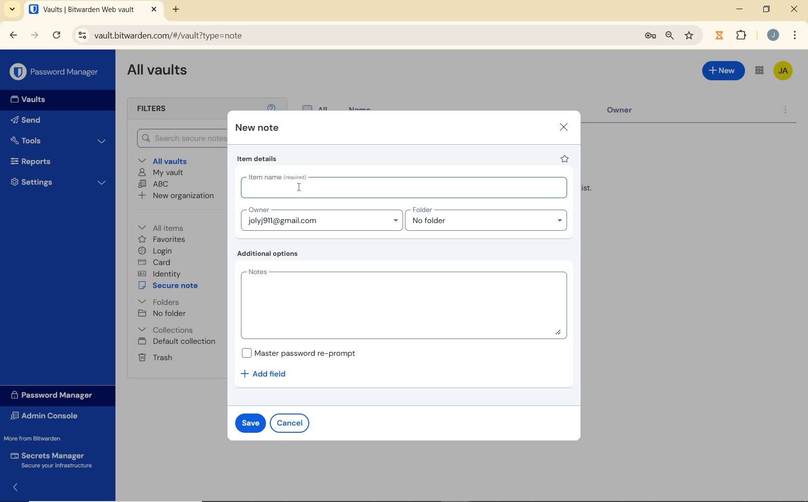 Image resolution: width=808 pixels, height=502 pixels. What do you see at coordinates (784, 72) in the screenshot?
I see `Bitwarden Account` at bounding box center [784, 72].